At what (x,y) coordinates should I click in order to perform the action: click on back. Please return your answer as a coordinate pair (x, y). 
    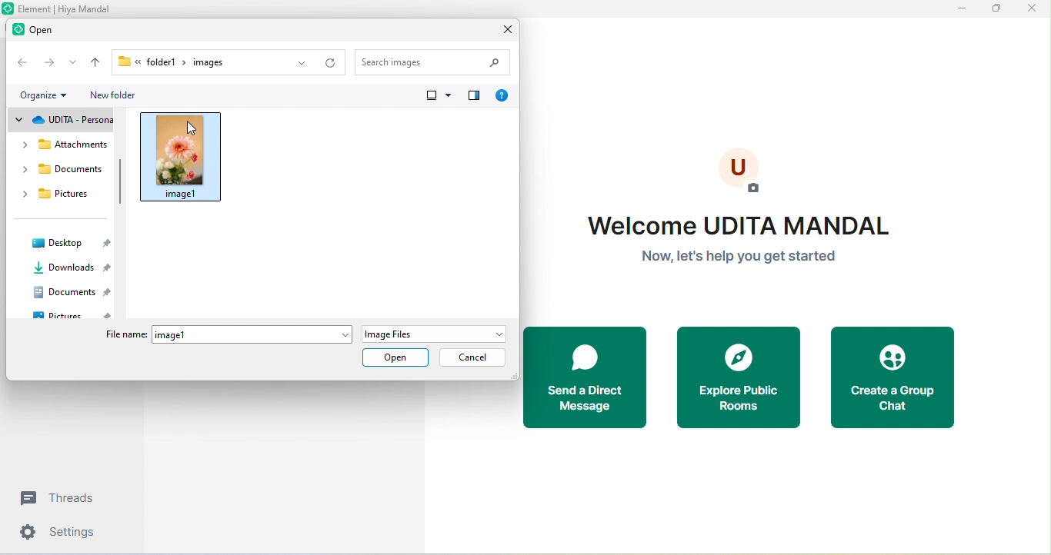
    Looking at the image, I should click on (19, 63).